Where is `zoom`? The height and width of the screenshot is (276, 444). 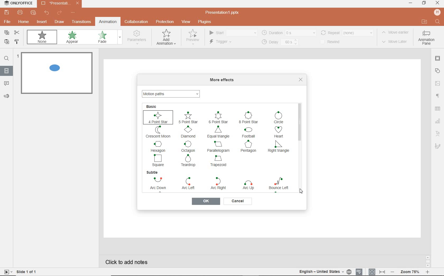
zoom is located at coordinates (411, 271).